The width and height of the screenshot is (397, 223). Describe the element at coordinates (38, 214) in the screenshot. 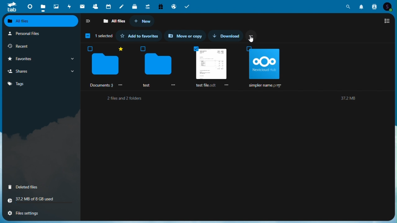

I see `File settings ` at that location.